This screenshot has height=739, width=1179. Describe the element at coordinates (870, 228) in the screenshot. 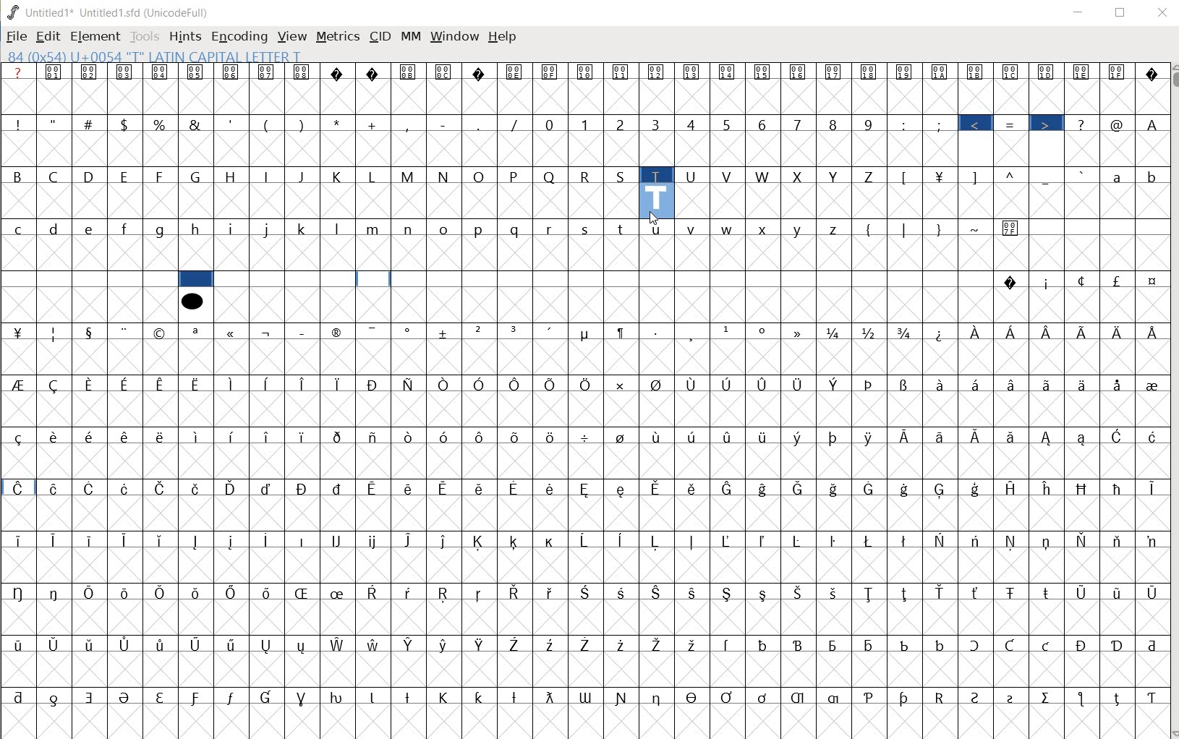

I see `(` at that location.